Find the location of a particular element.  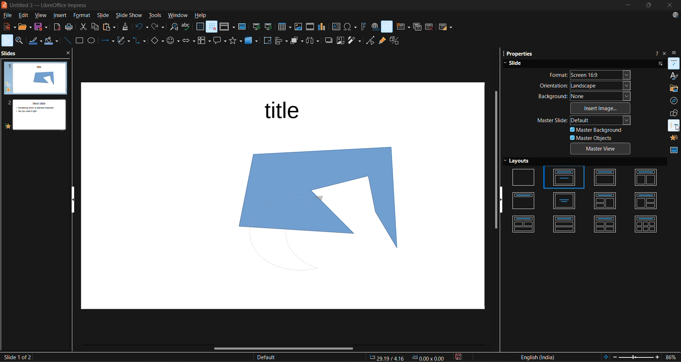

insert line is located at coordinates (67, 40).